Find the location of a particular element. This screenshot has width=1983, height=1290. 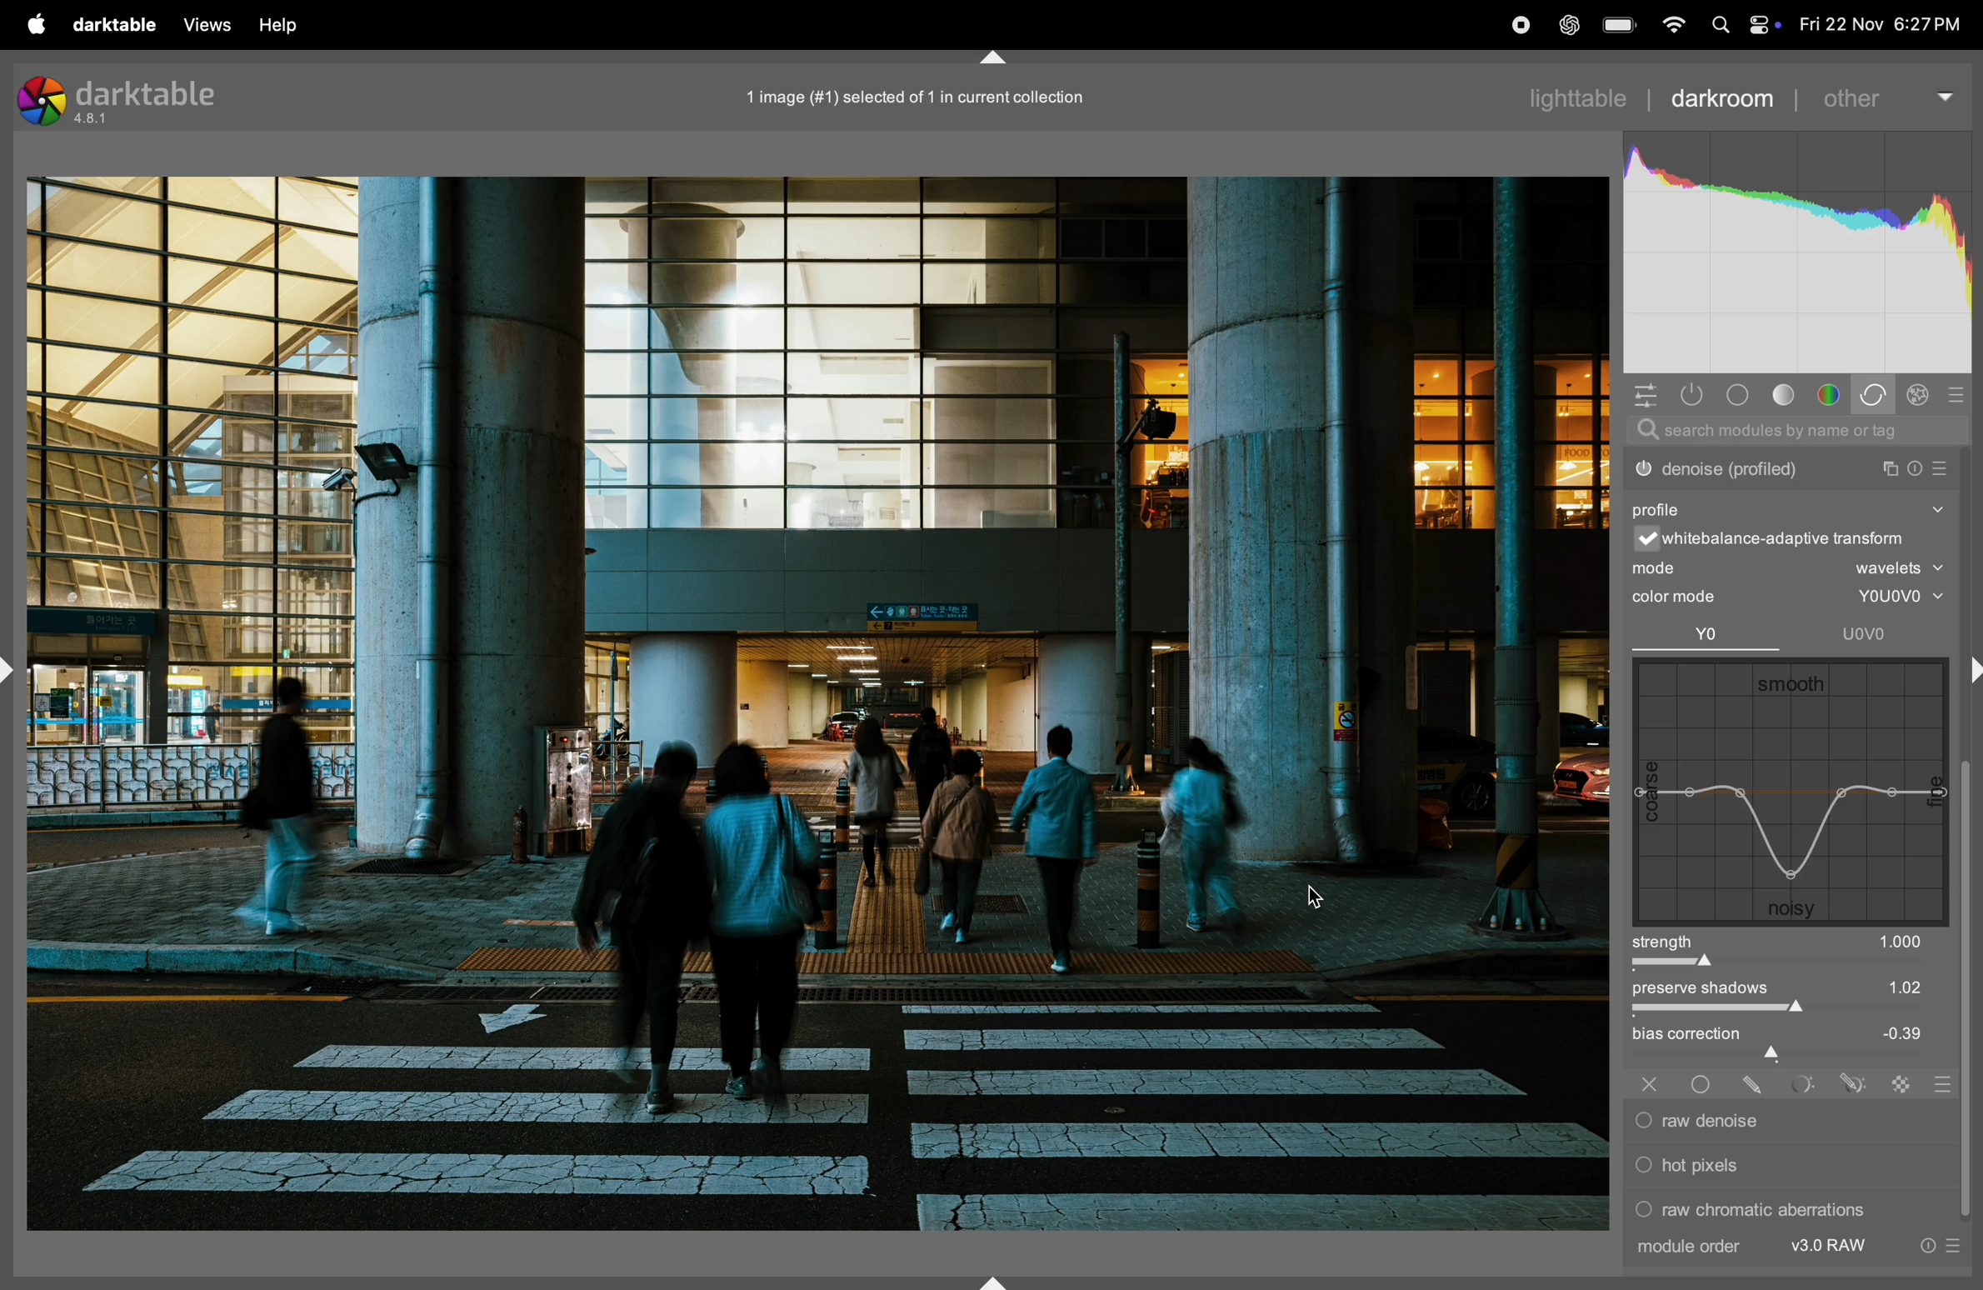

effect is located at coordinates (1919, 396).